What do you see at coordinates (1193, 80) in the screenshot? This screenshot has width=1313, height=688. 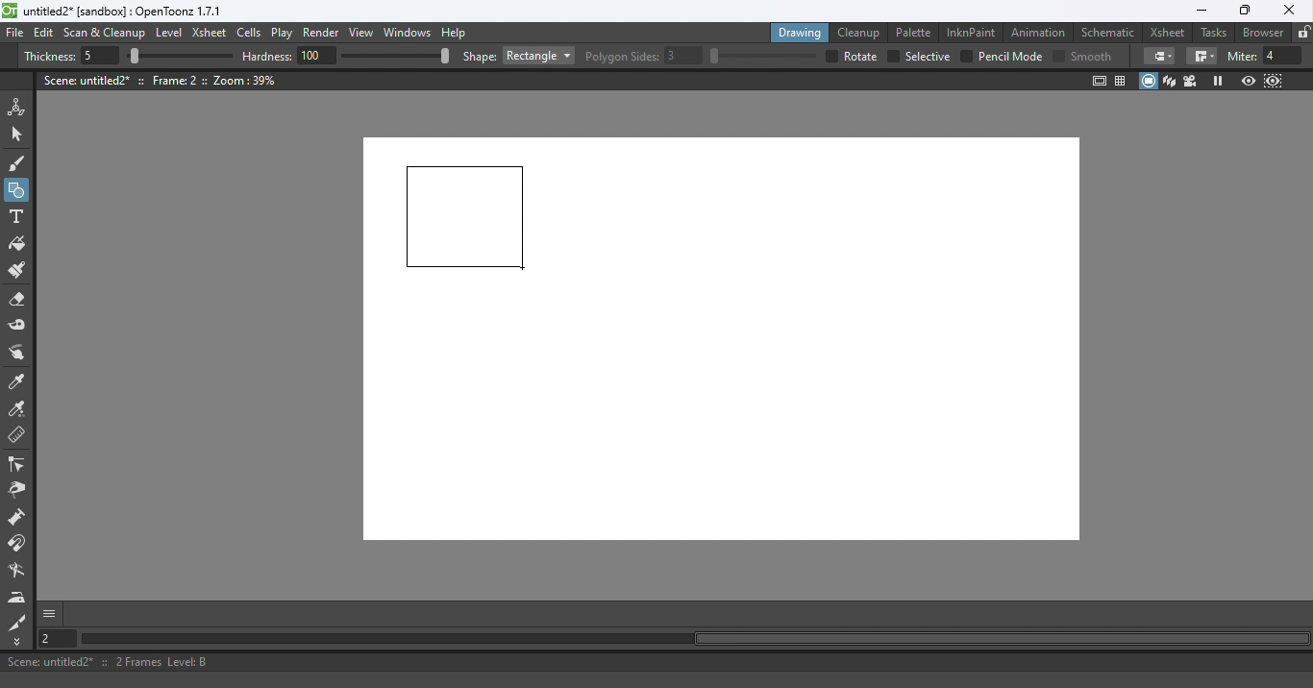 I see `Camera view` at bounding box center [1193, 80].